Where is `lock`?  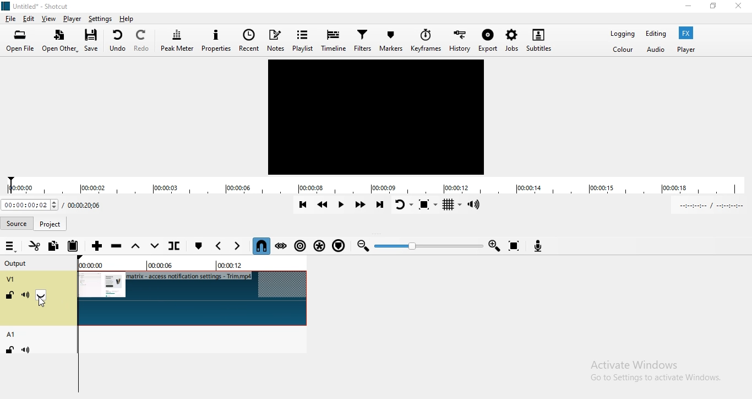
lock is located at coordinates (8, 351).